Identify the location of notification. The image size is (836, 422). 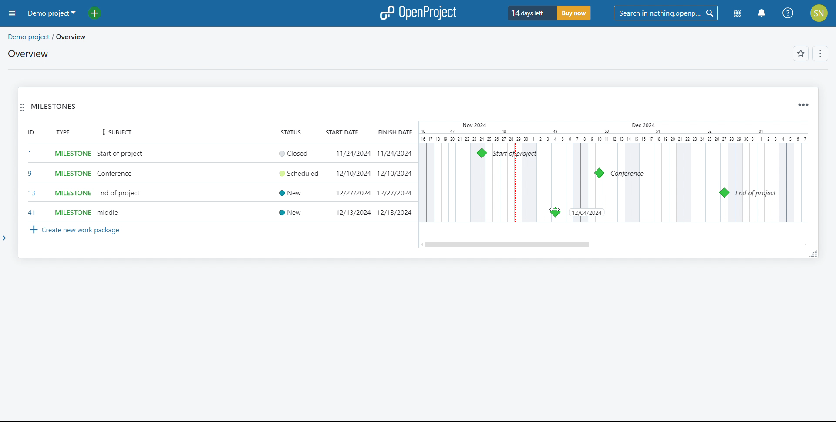
(762, 13).